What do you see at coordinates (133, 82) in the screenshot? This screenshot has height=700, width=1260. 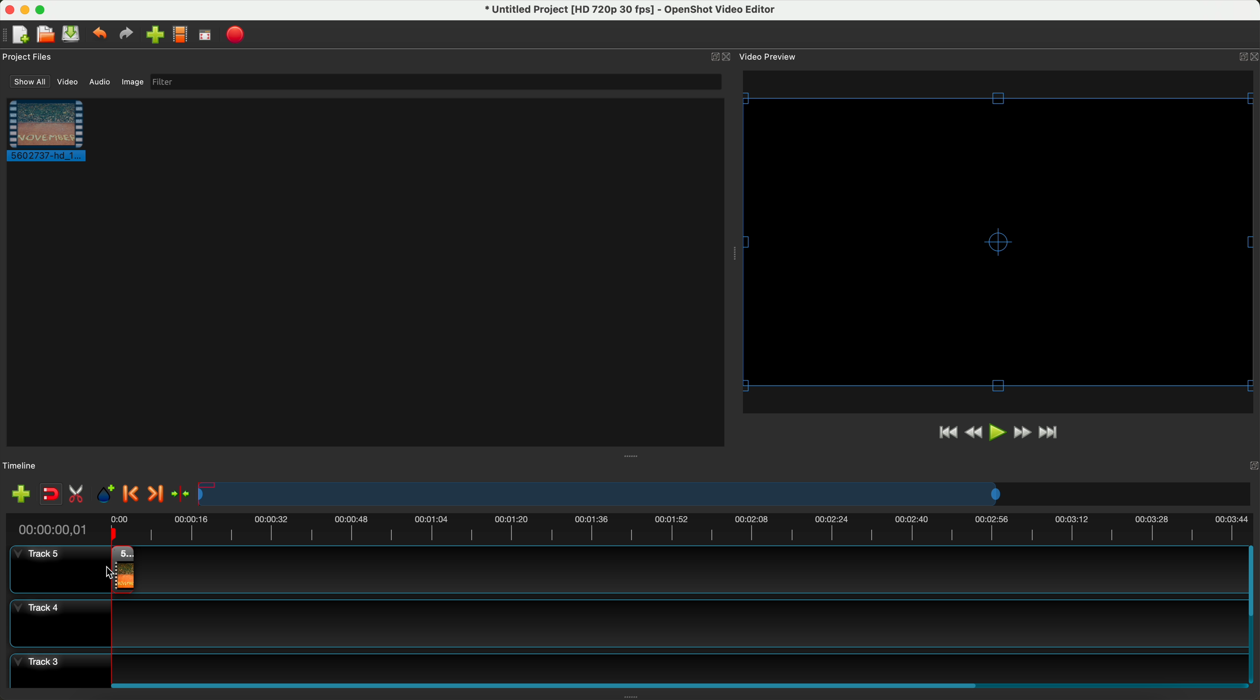 I see `image` at bounding box center [133, 82].